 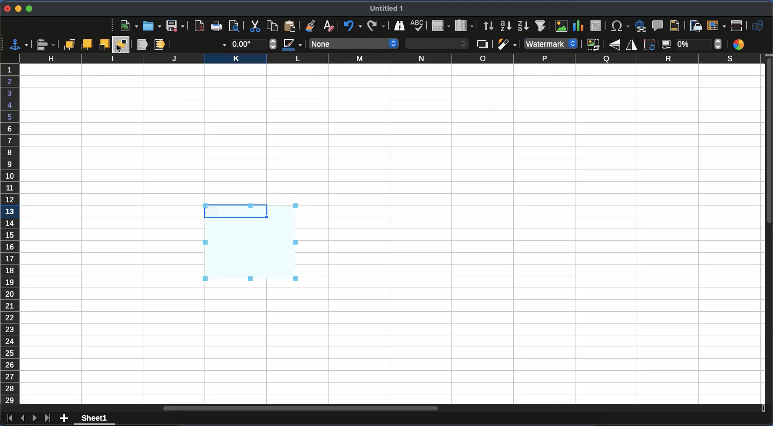 What do you see at coordinates (46, 45) in the screenshot?
I see `align objects` at bounding box center [46, 45].